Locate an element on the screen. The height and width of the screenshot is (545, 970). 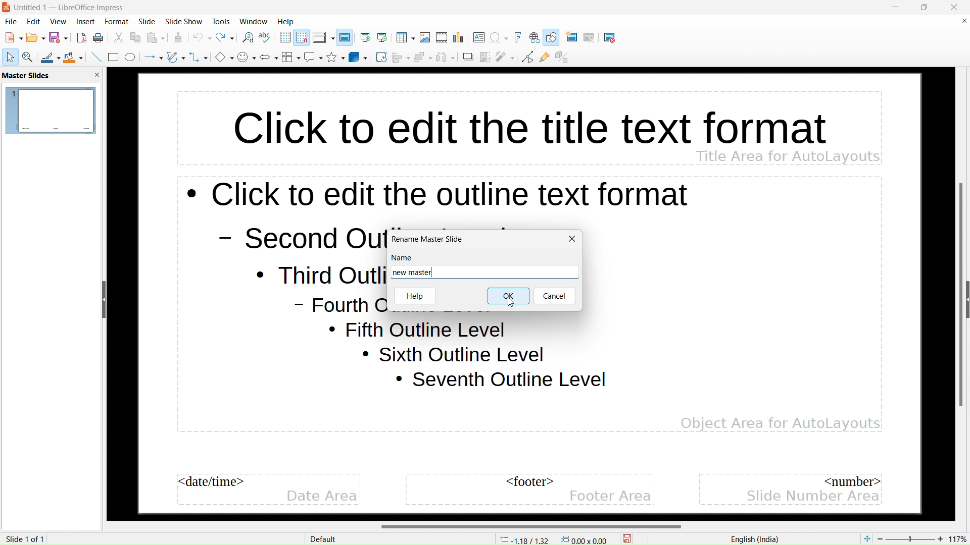
insert line is located at coordinates (96, 57).